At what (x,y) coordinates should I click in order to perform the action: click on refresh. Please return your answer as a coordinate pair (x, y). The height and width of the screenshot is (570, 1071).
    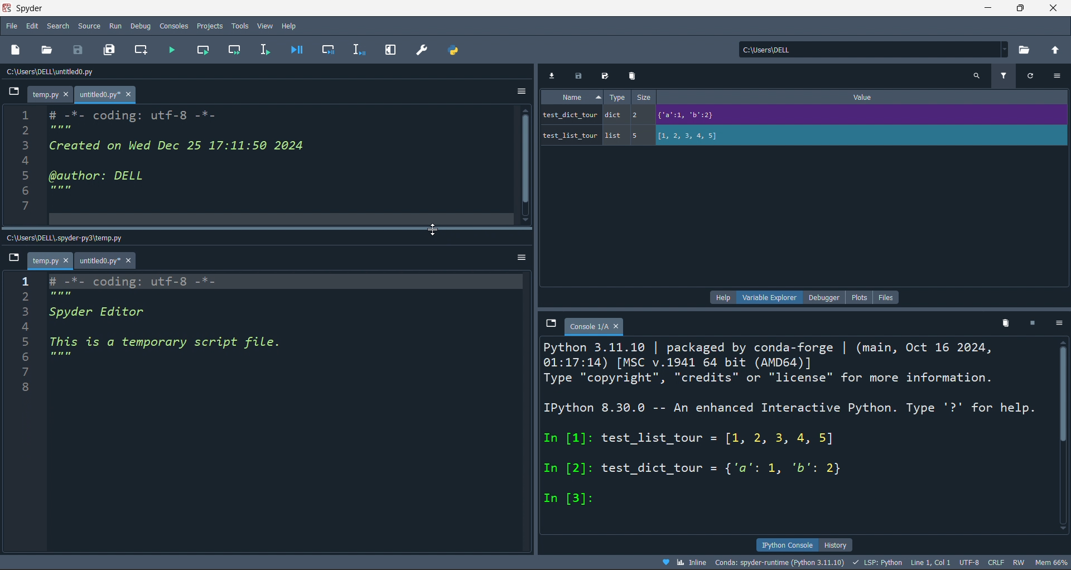
    Looking at the image, I should click on (1034, 76).